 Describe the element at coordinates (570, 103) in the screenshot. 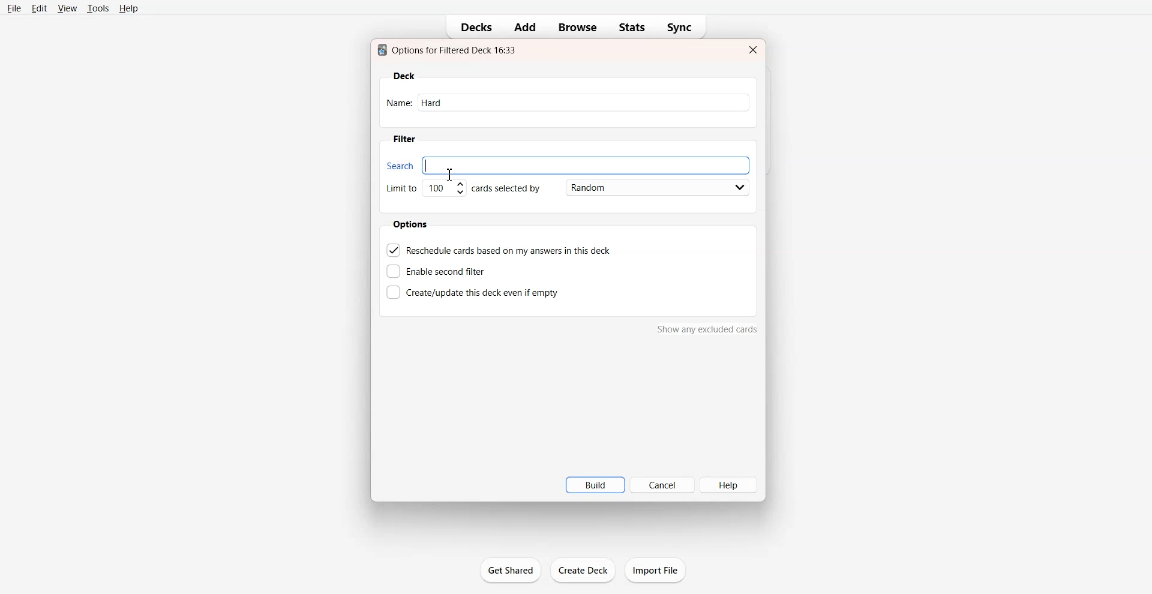

I see `Name: hard` at that location.